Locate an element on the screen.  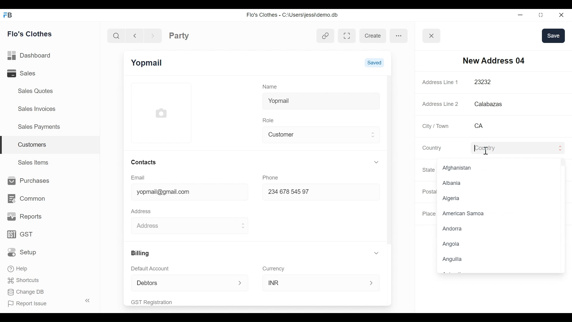
Albania is located at coordinates (453, 183).